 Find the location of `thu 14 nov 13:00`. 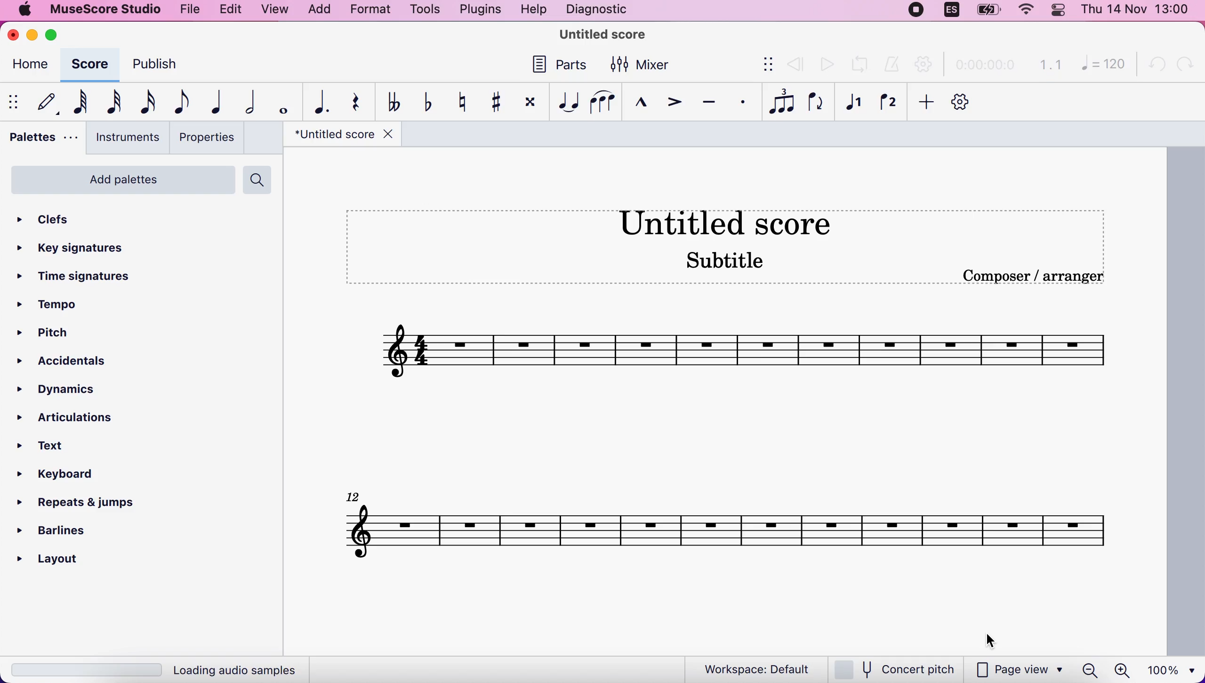

thu 14 nov 13:00 is located at coordinates (1136, 11).